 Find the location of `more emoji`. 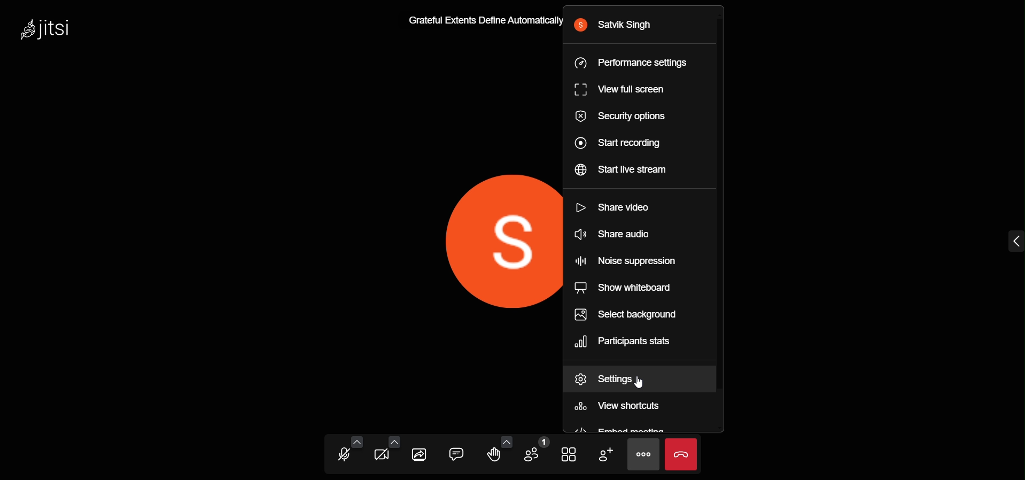

more emoji is located at coordinates (506, 440).